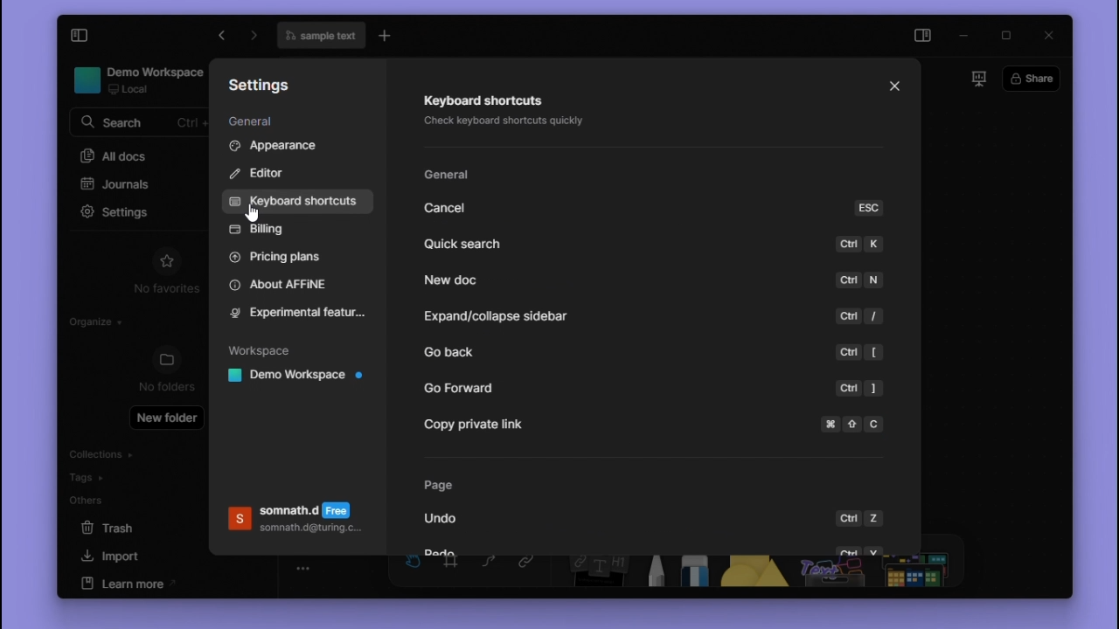 The height and width of the screenshot is (629, 1119). Describe the element at coordinates (858, 549) in the screenshot. I see `Ctrl Y` at that location.